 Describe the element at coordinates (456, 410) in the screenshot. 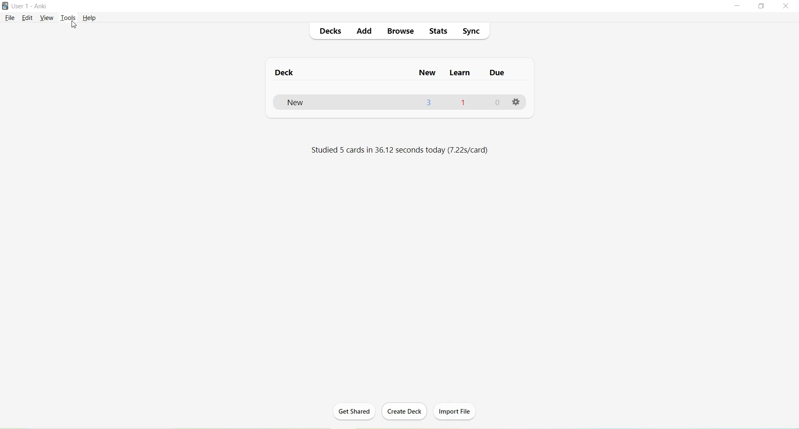

I see `Import file` at that location.